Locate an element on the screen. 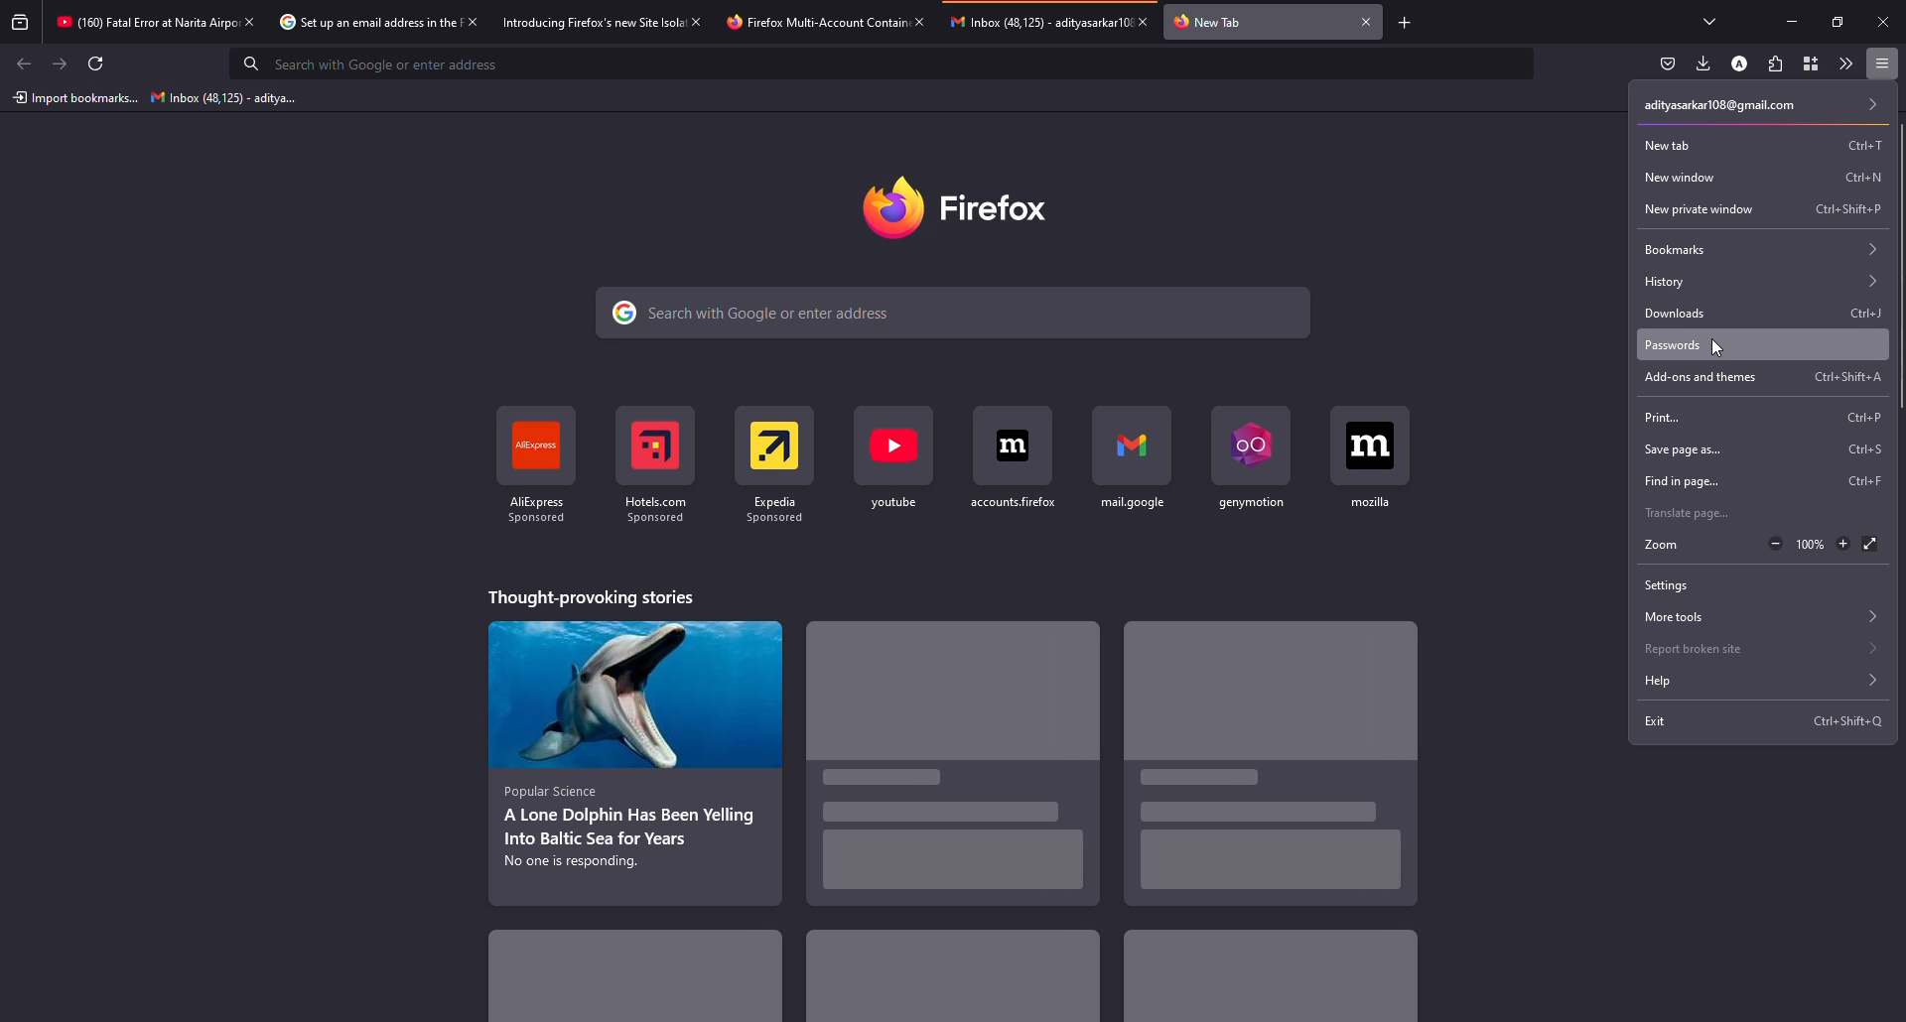  zoom options is located at coordinates (1806, 545).